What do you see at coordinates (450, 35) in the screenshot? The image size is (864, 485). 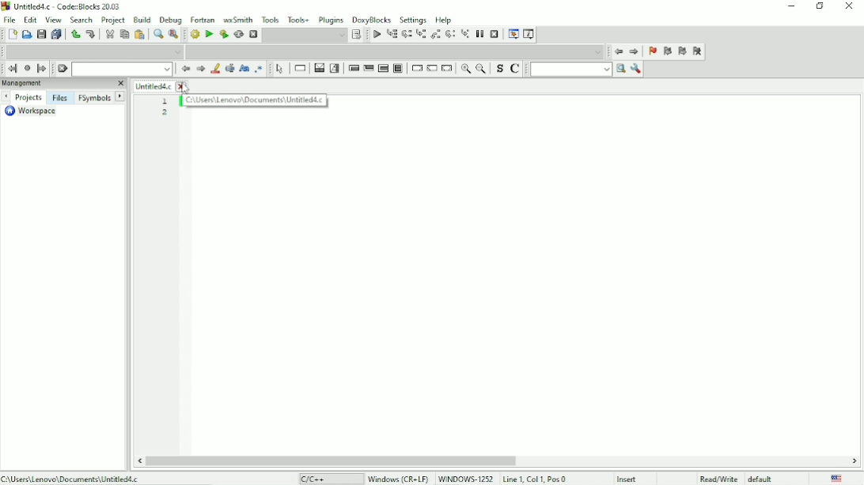 I see `Next instruction` at bounding box center [450, 35].